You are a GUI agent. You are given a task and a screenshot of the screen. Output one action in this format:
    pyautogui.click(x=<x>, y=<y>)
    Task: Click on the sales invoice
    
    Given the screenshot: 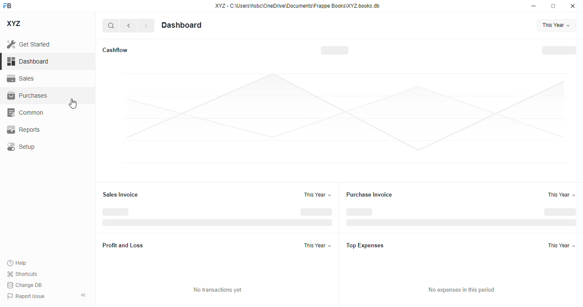 What is the action you would take?
    pyautogui.click(x=120, y=194)
    